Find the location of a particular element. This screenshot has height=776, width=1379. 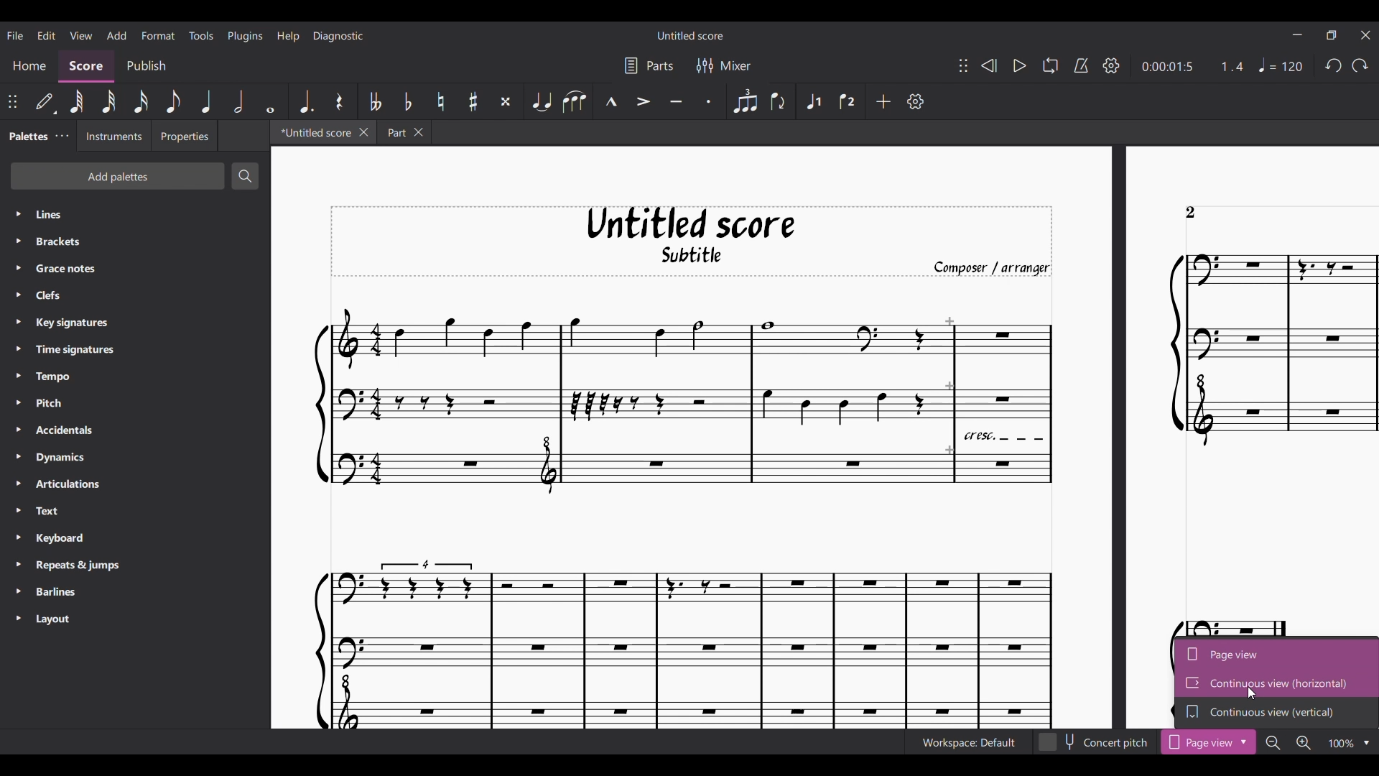

Toggle double flat is located at coordinates (373, 101).